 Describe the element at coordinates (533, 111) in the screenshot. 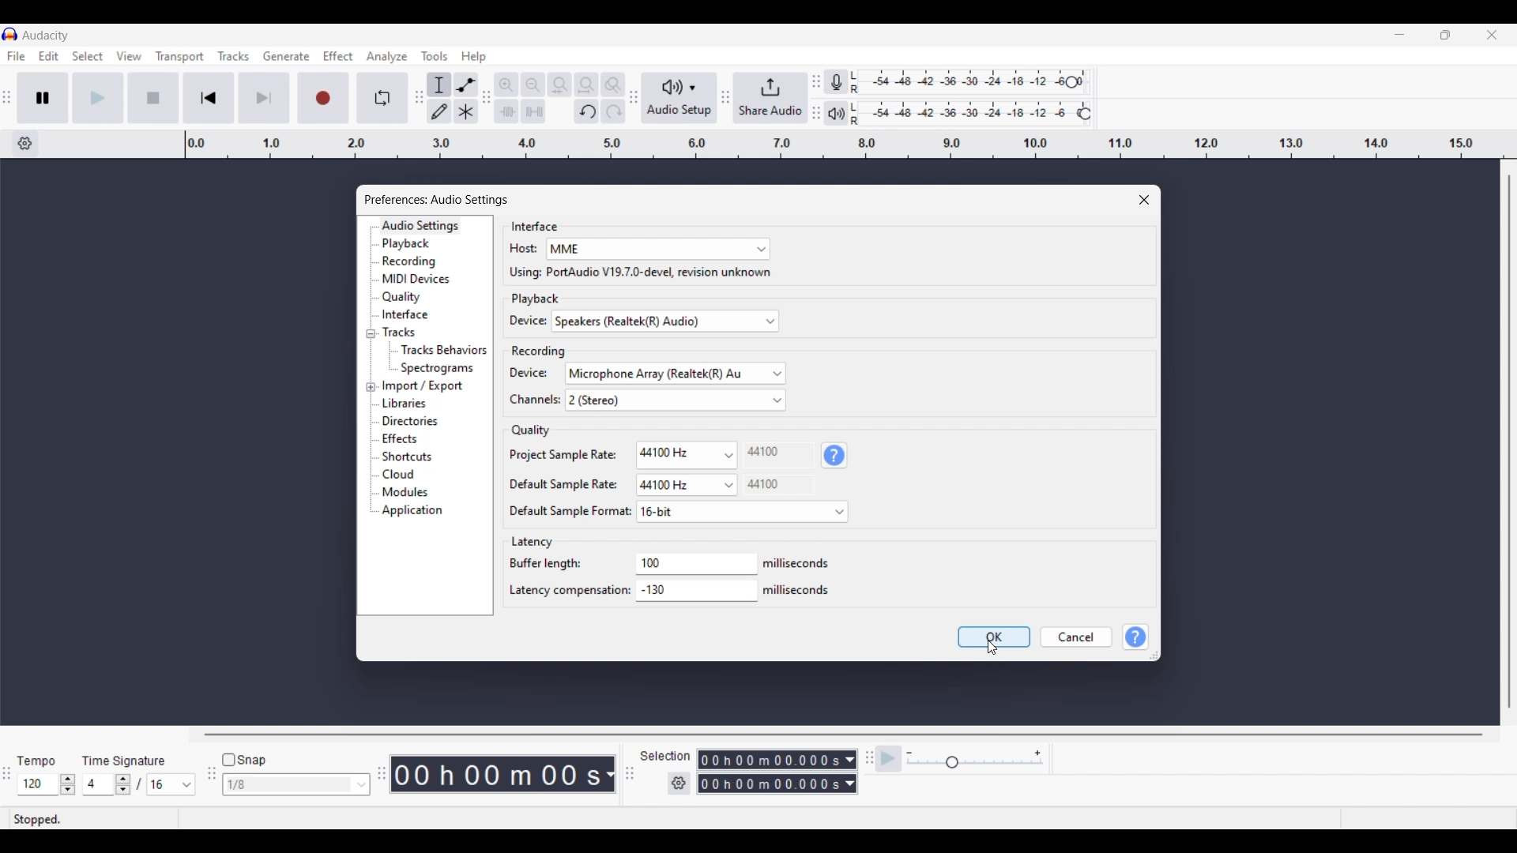

I see `Silence audio selection` at that location.